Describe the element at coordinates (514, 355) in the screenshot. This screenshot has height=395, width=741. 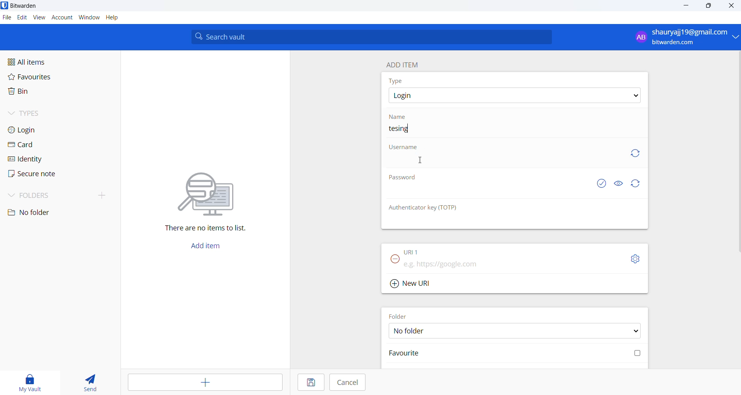
I see `Mark favourite` at that location.